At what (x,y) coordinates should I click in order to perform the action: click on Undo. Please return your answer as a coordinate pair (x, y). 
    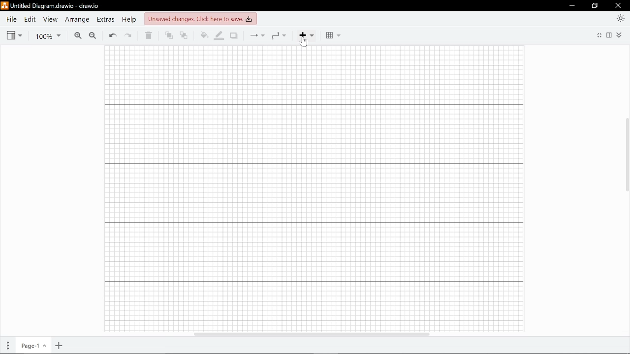
    Looking at the image, I should click on (112, 34).